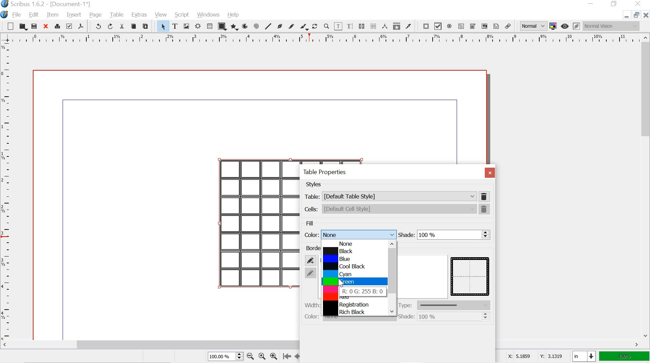 This screenshot has width=650, height=363. Describe the element at coordinates (419, 317) in the screenshot. I see `shade: 100%` at that location.